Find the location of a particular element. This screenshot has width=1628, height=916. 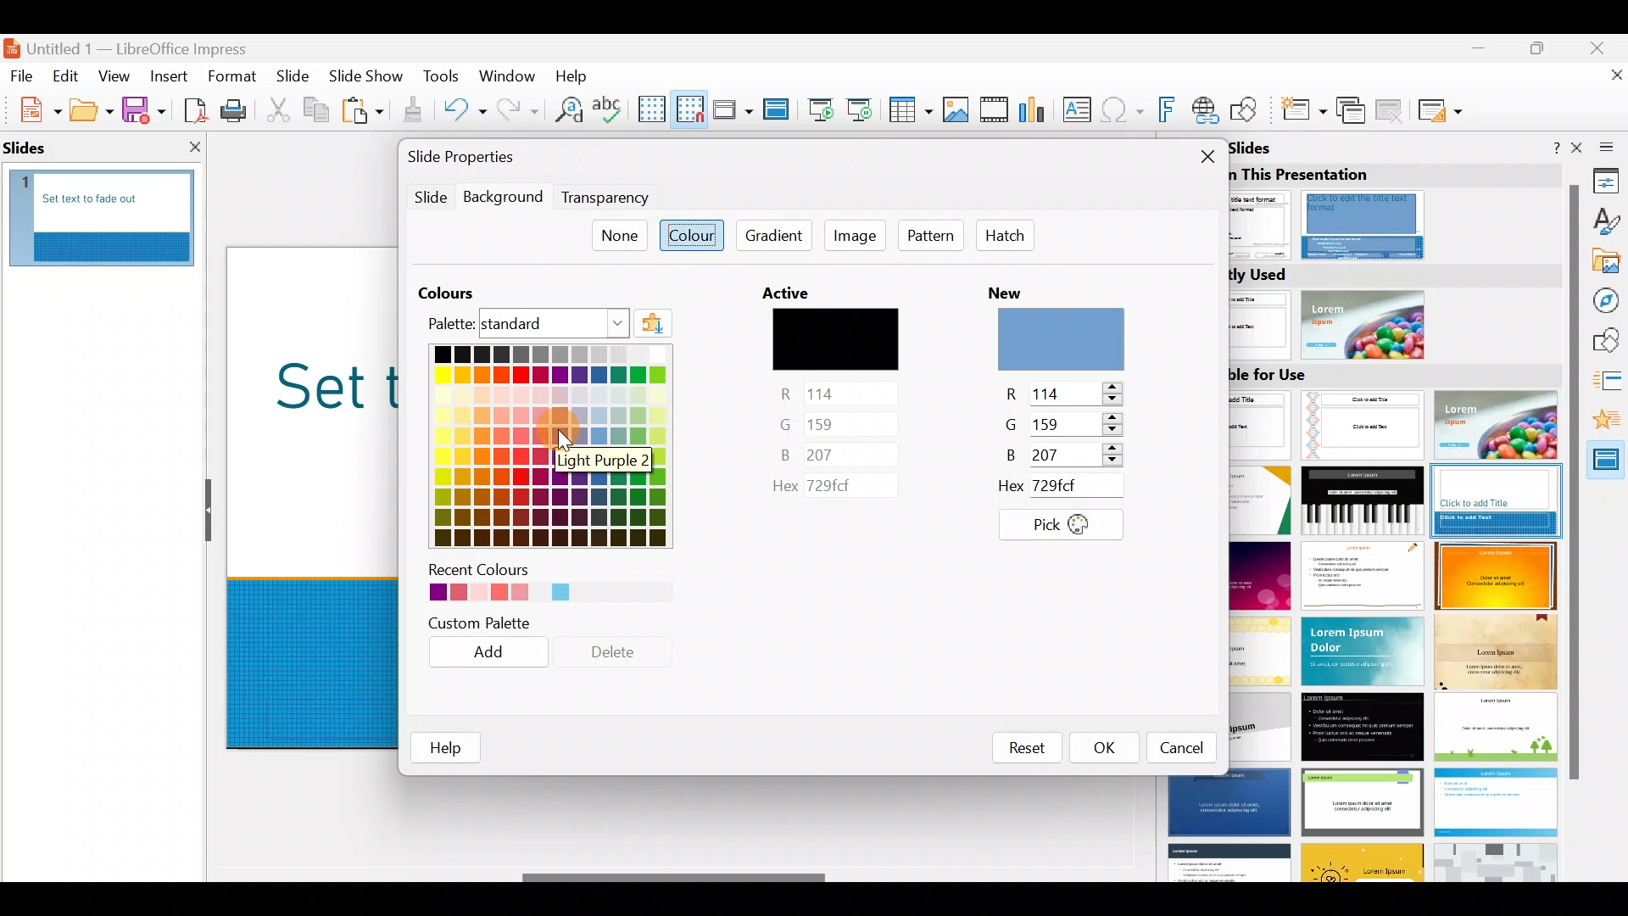

Close document is located at coordinates (1607, 82).